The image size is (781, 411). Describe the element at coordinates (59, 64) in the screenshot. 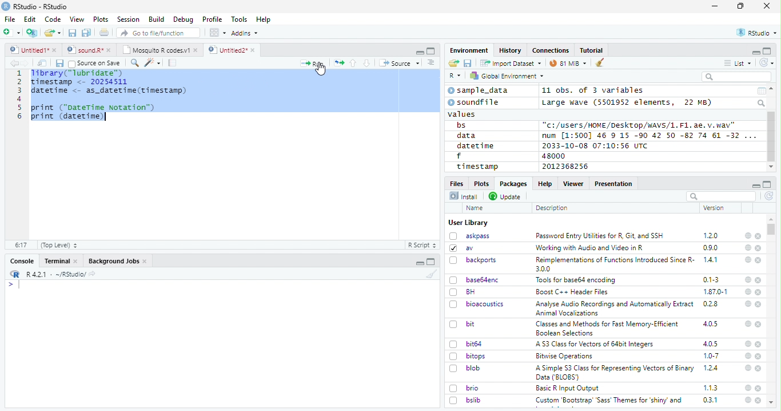

I see `Save` at that location.